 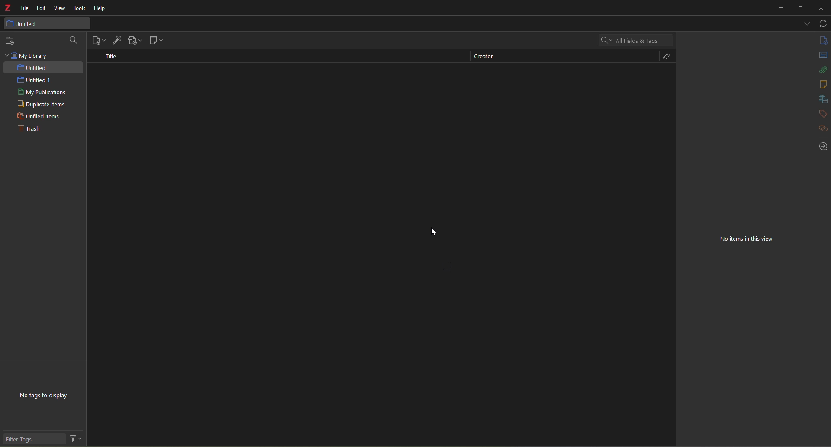 What do you see at coordinates (798, 115) in the screenshot?
I see `add` at bounding box center [798, 115].